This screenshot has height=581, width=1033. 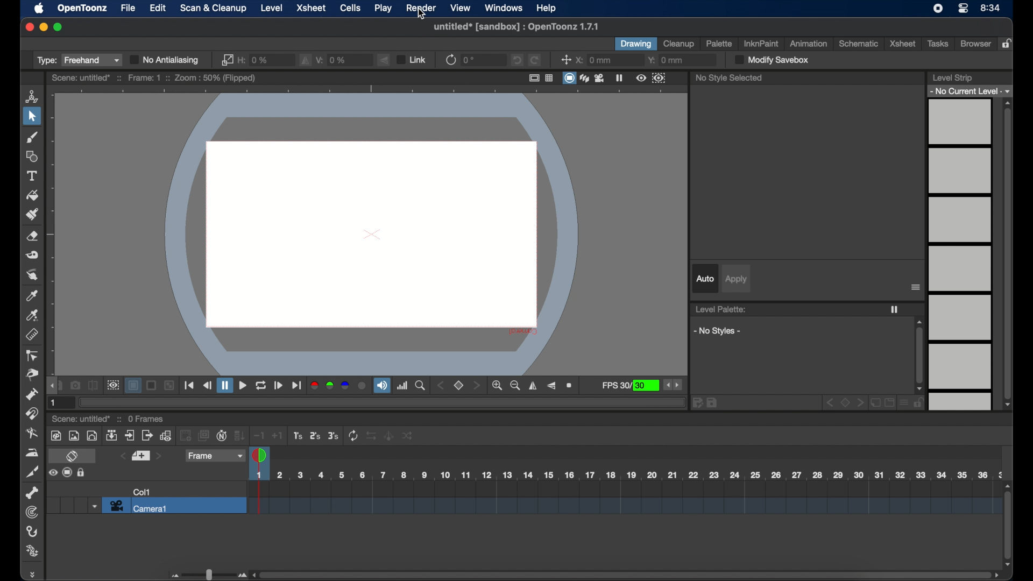 I want to click on view, so click(x=461, y=7).